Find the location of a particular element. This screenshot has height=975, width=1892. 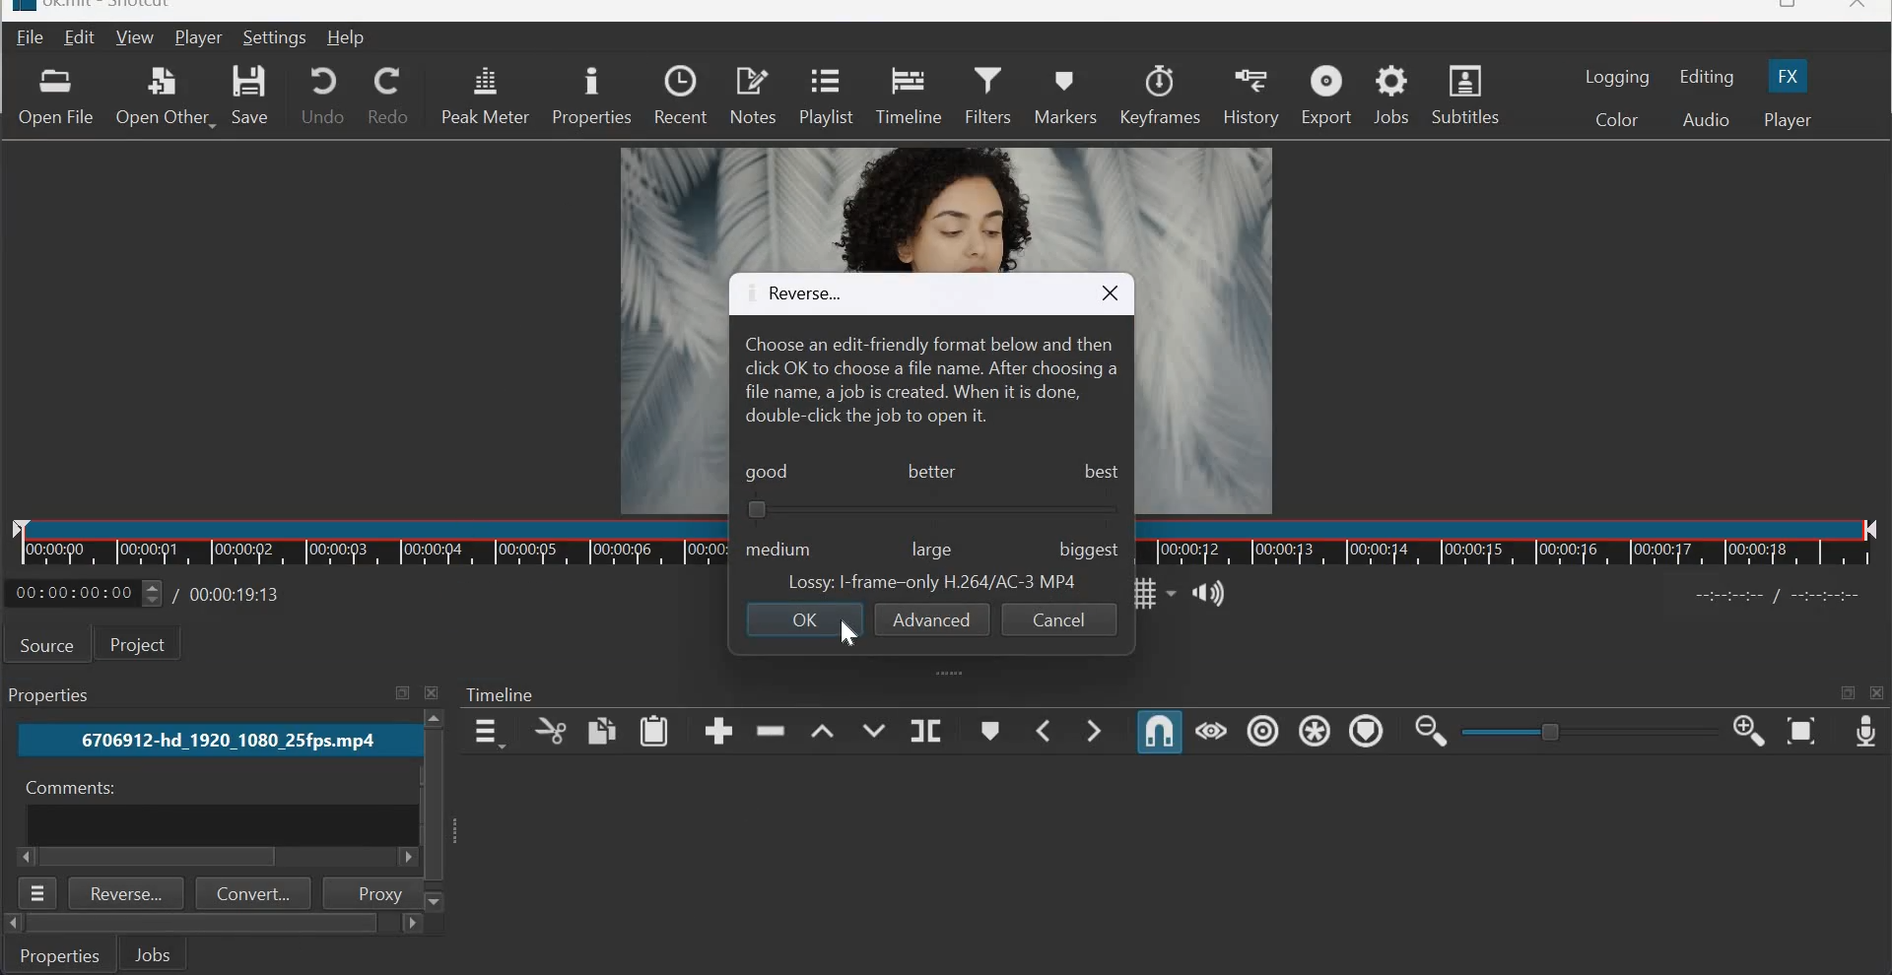

Jobs is located at coordinates (1391, 96).